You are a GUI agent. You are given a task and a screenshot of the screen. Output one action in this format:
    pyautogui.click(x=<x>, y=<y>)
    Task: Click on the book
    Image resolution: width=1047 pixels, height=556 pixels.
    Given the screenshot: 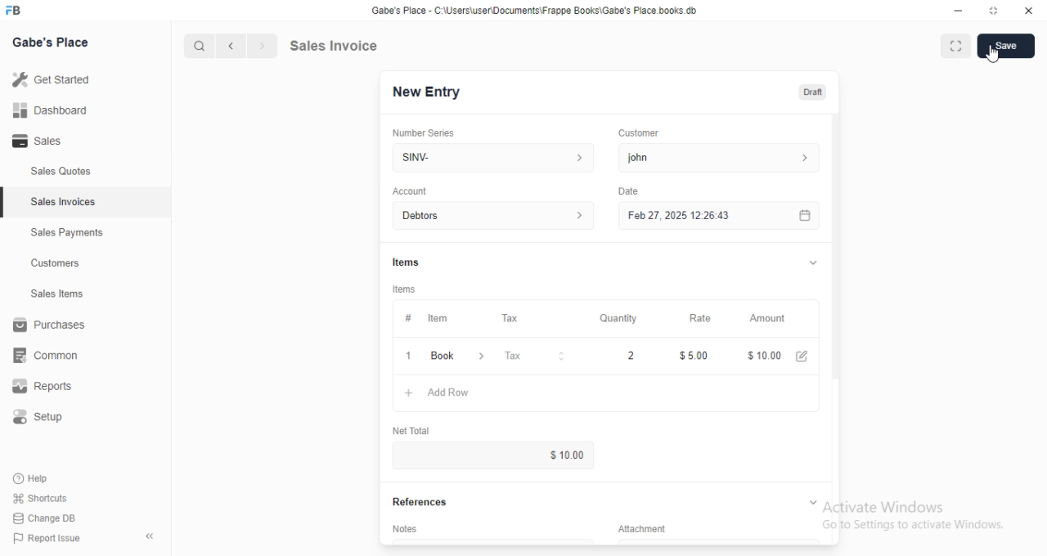 What is the action you would take?
    pyautogui.click(x=460, y=356)
    